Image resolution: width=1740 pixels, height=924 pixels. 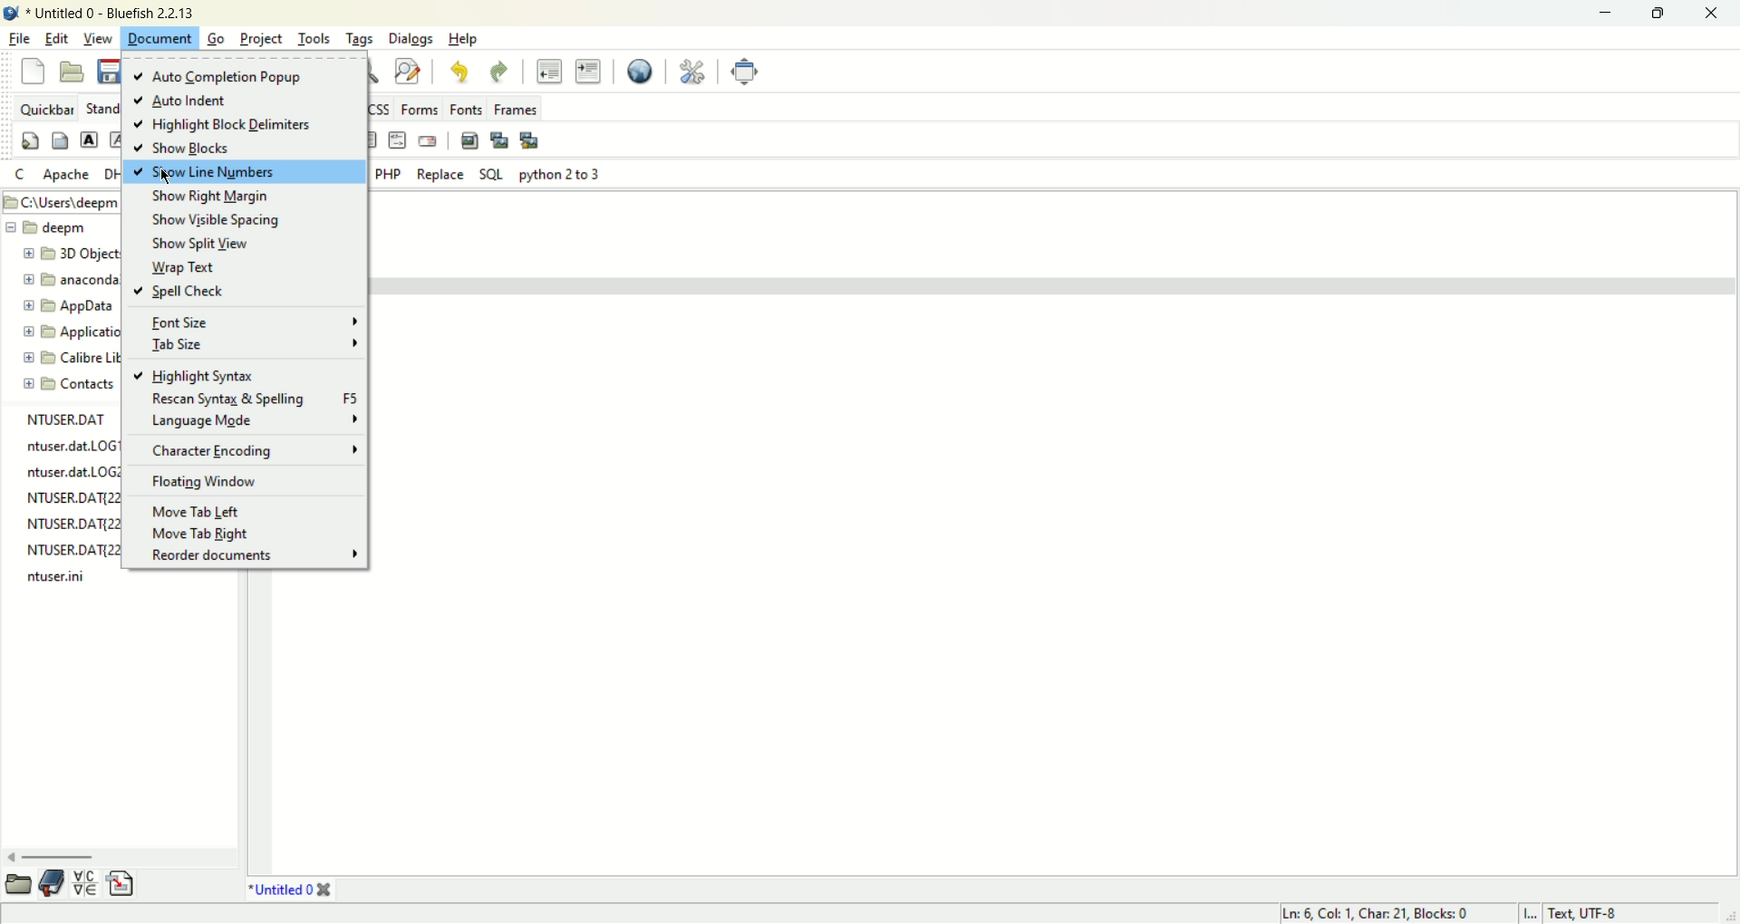 What do you see at coordinates (500, 140) in the screenshot?
I see `insert thumbnail` at bounding box center [500, 140].